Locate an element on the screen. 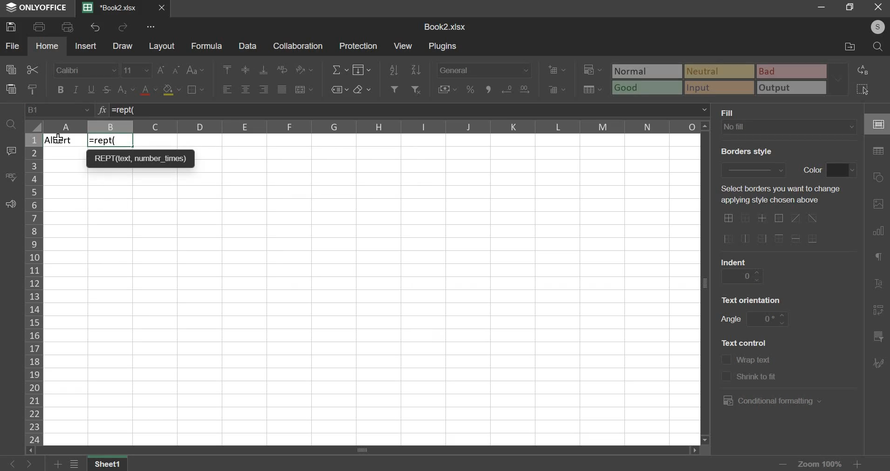 Image resolution: width=890 pixels, height=471 pixels. =rept( is located at coordinates (410, 110).